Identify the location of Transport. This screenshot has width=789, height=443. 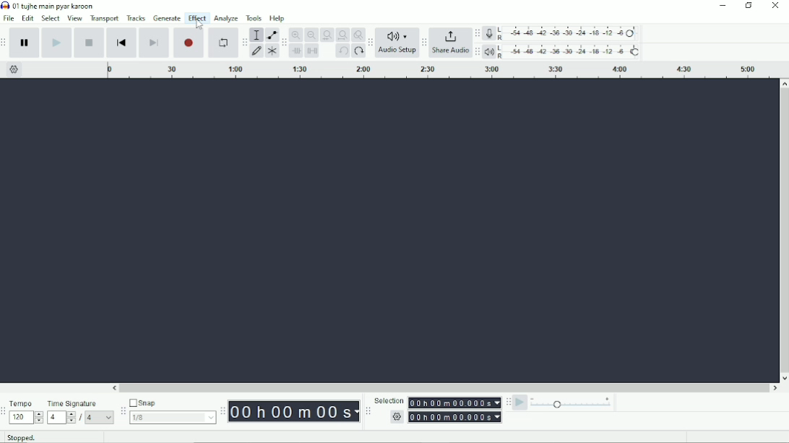
(103, 19).